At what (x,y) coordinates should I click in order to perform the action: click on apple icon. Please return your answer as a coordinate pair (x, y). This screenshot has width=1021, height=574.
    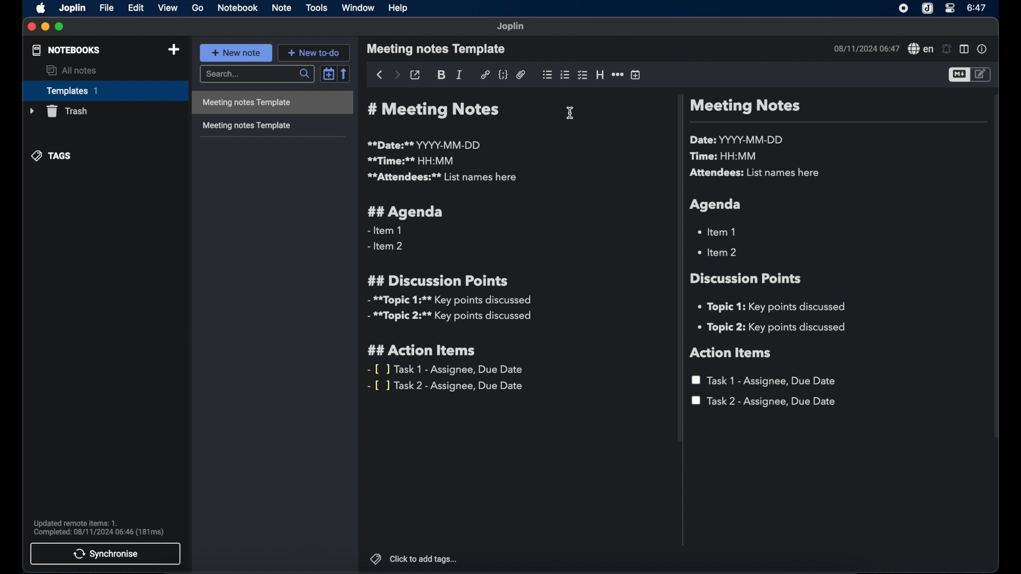
    Looking at the image, I should click on (39, 9).